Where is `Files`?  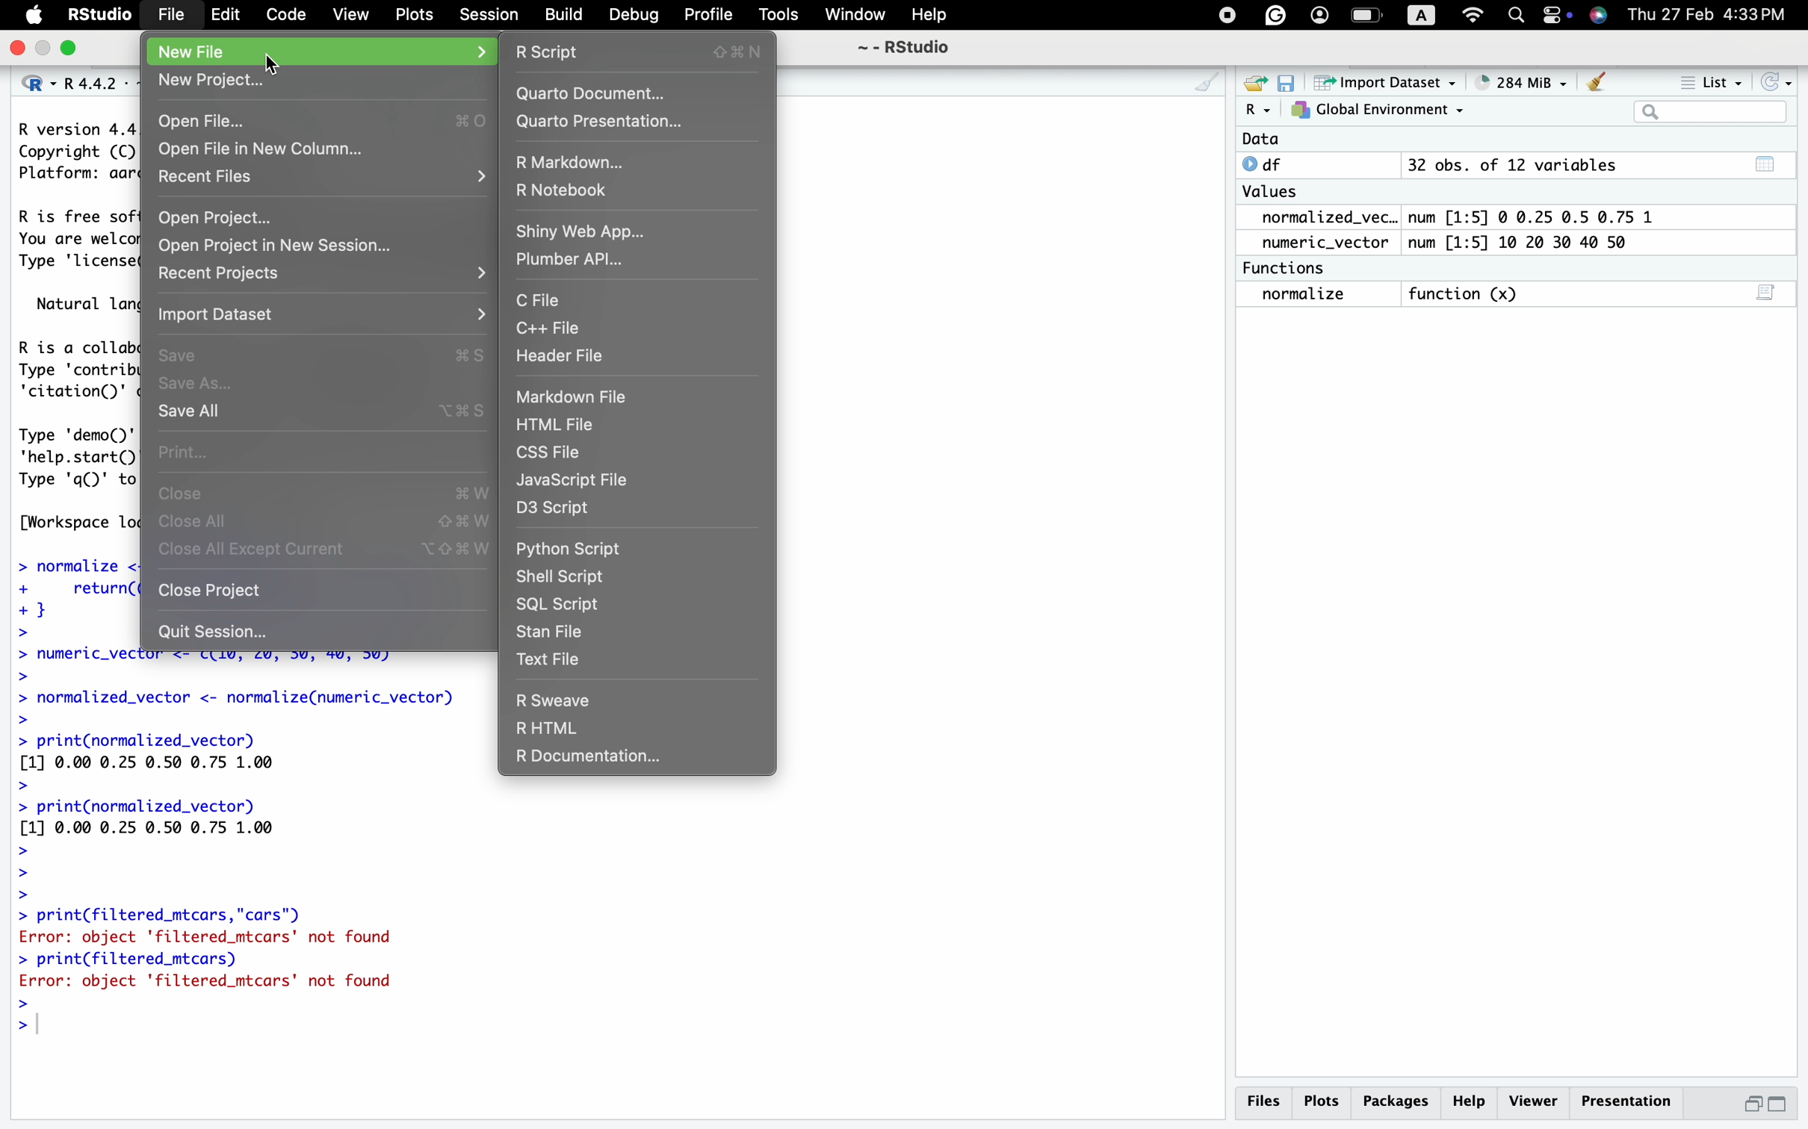 Files is located at coordinates (1266, 1104).